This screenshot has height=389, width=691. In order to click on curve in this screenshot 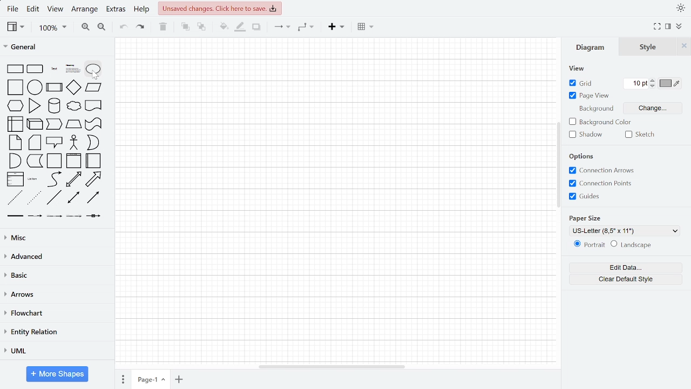, I will do `click(54, 179)`.